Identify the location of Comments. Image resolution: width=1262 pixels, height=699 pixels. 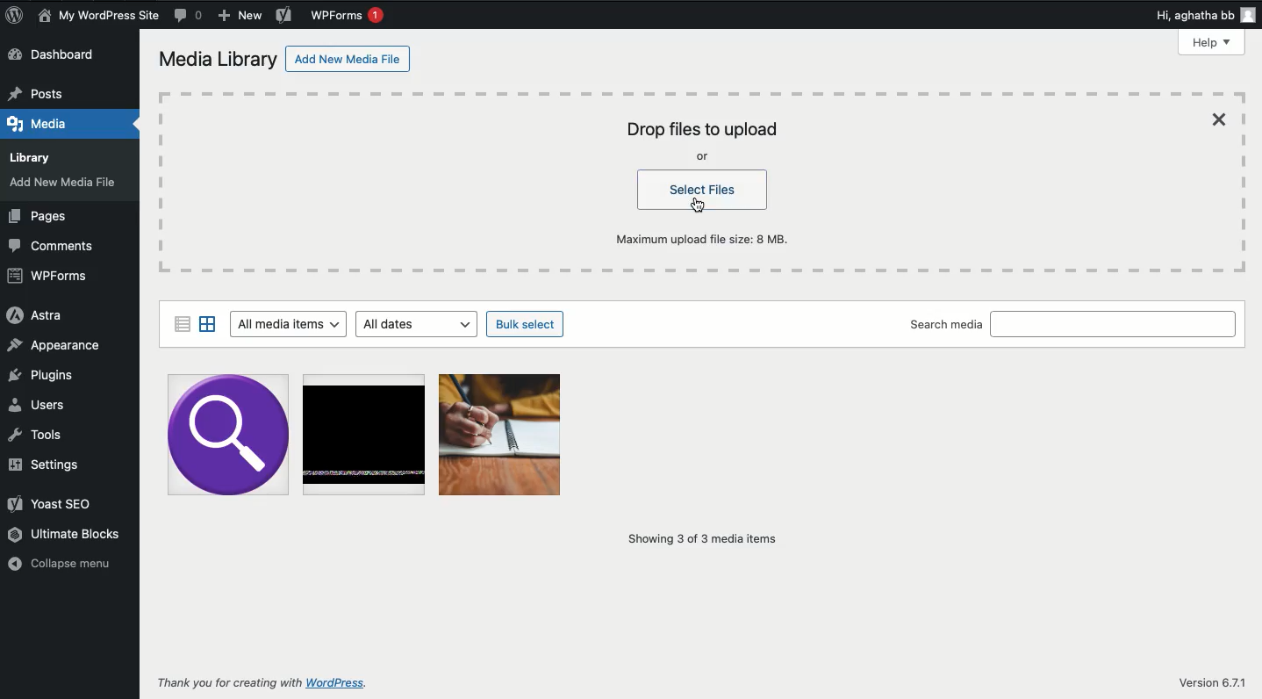
(58, 244).